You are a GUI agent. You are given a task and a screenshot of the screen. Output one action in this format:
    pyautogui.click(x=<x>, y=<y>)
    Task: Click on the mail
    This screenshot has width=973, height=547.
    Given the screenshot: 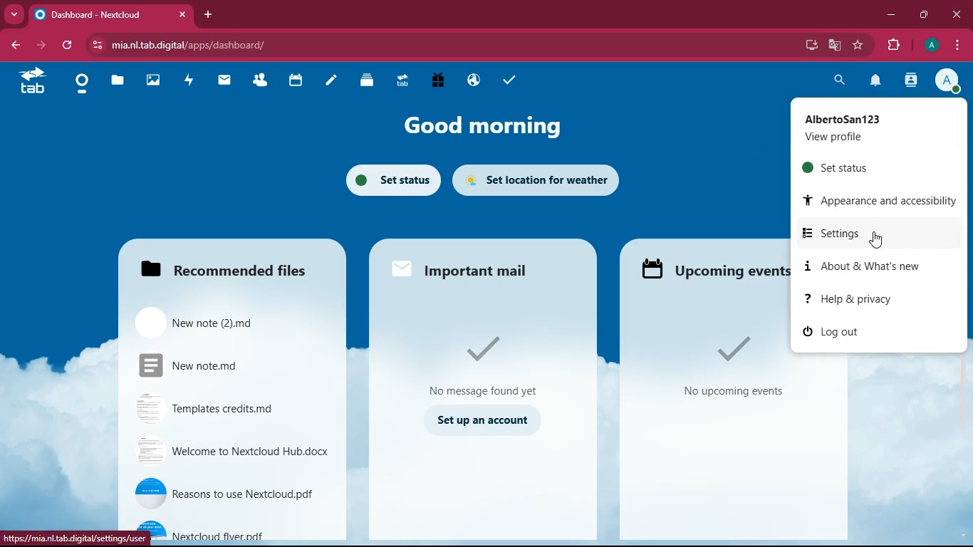 What is the action you would take?
    pyautogui.click(x=224, y=81)
    